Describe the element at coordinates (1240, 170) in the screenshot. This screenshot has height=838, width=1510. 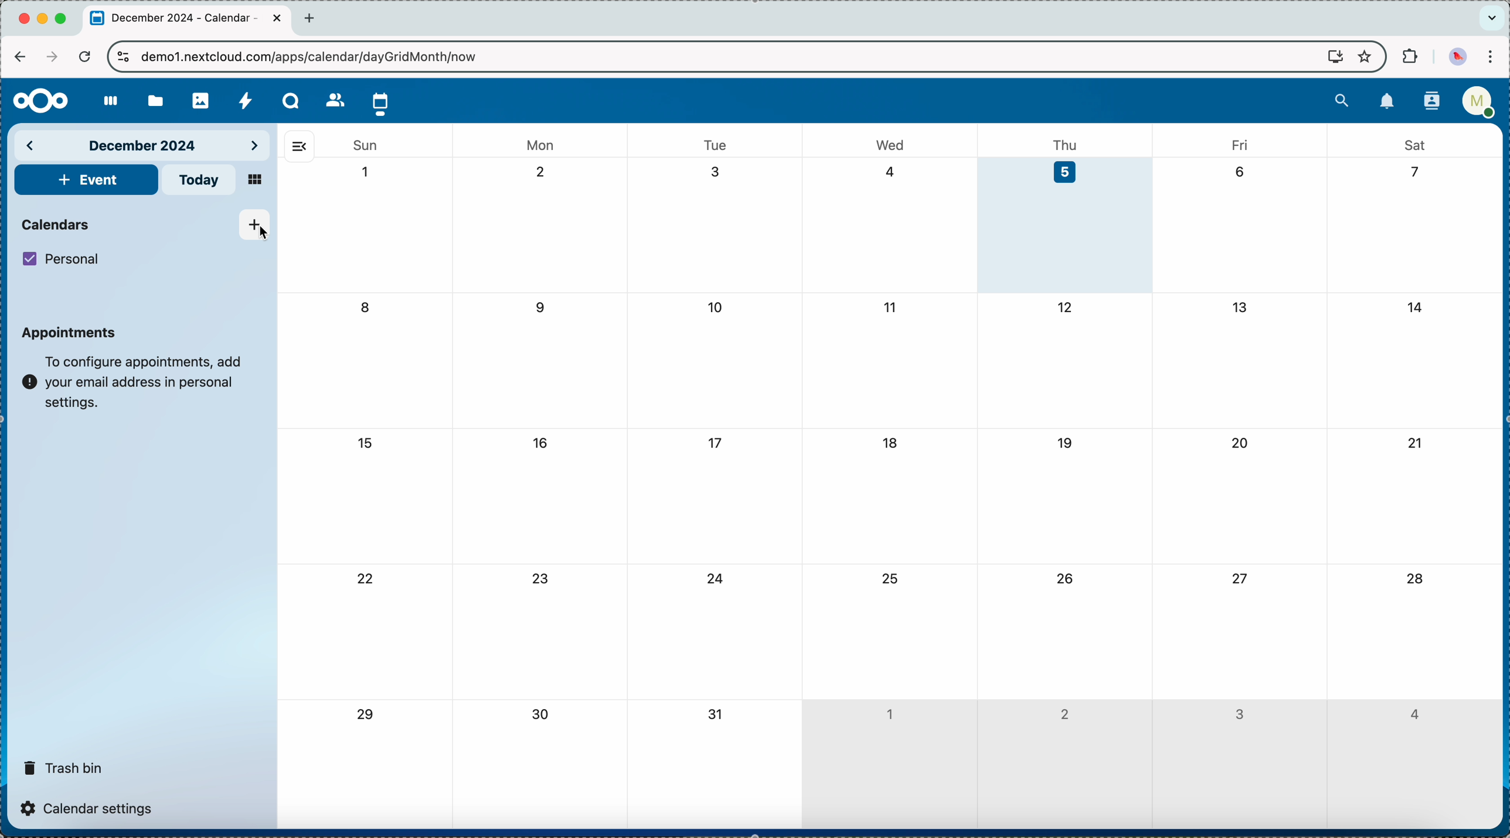
I see `6` at that location.